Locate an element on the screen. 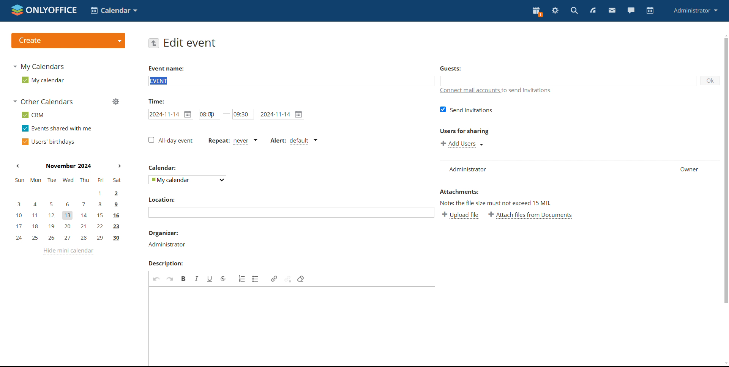 The width and height of the screenshot is (729, 367). scroll down is located at coordinates (724, 363).